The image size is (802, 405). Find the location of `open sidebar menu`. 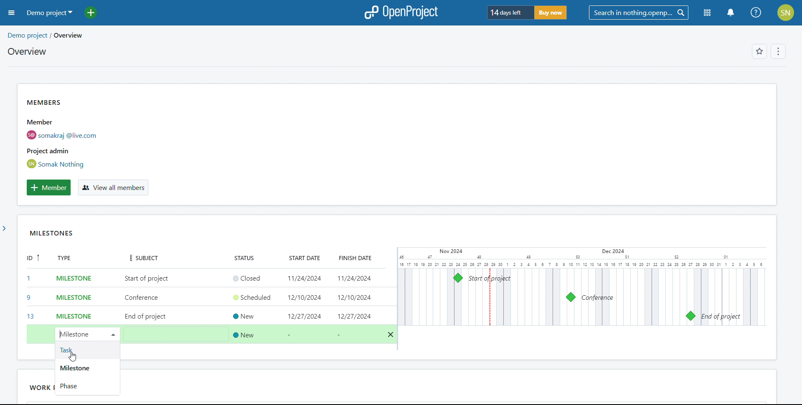

open sidebar menu is located at coordinates (12, 13).